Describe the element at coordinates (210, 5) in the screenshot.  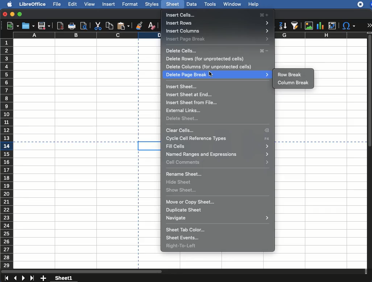
I see `tools` at that location.